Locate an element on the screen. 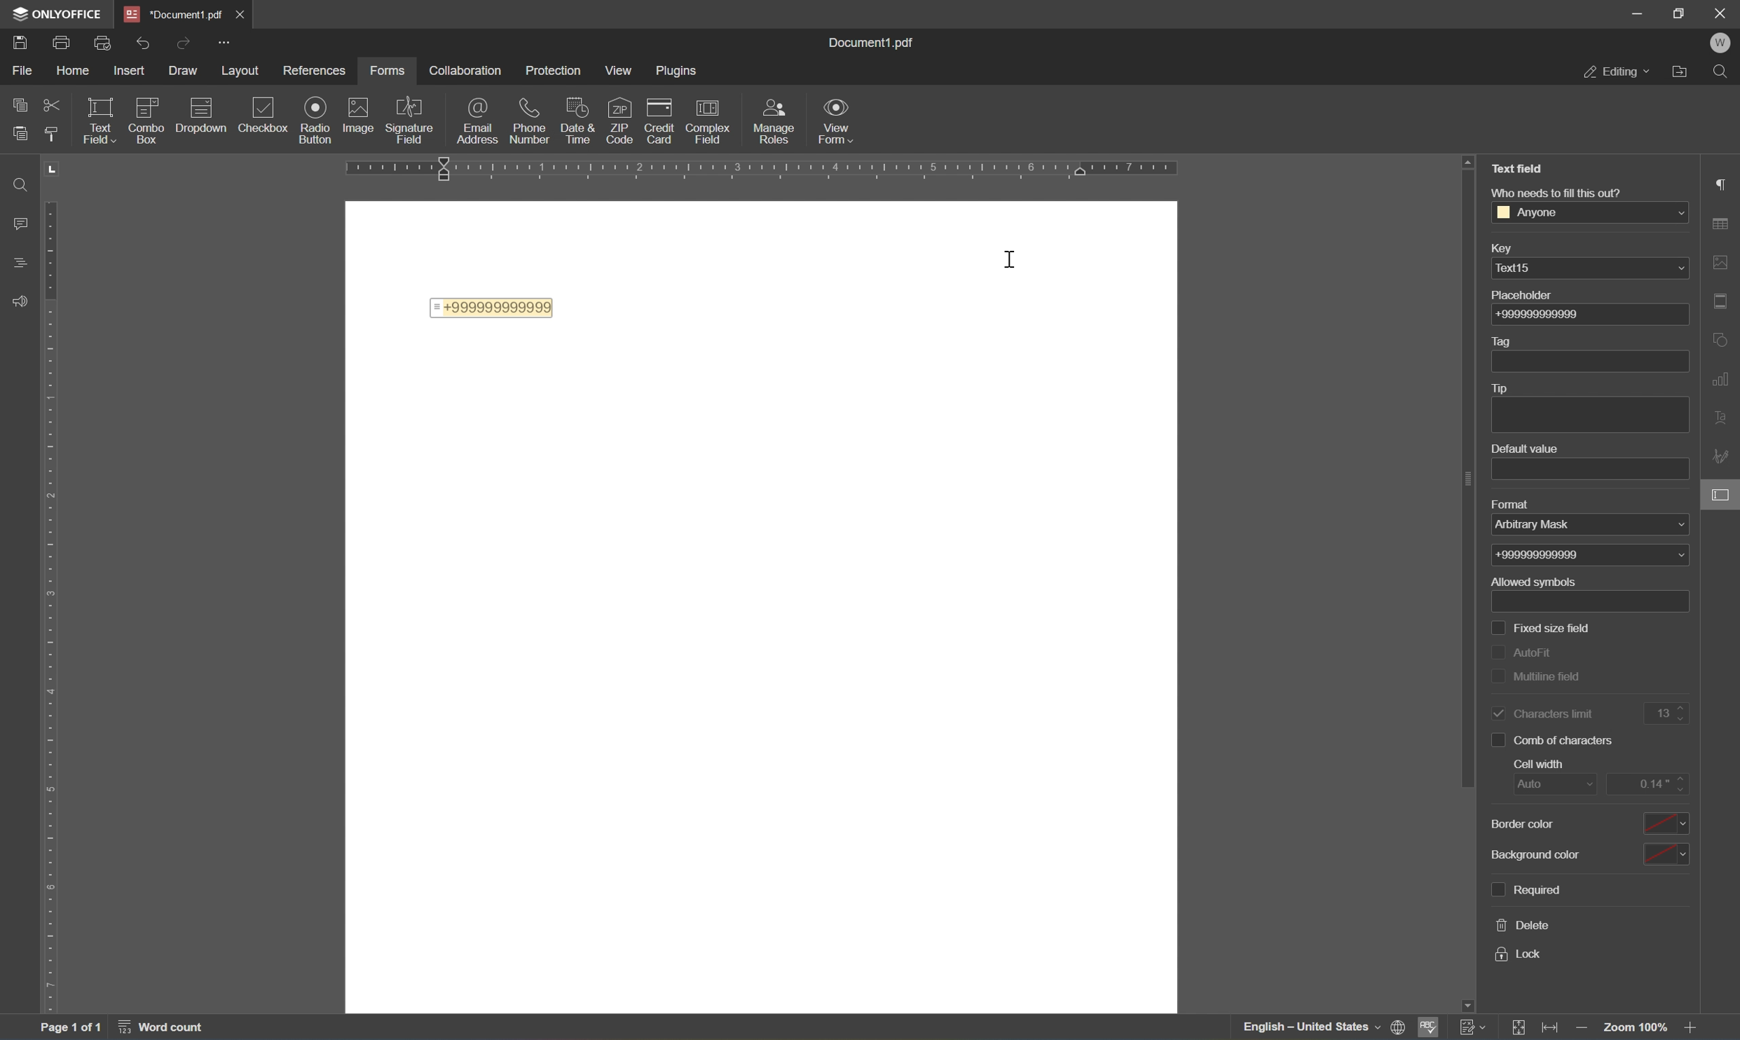 This screenshot has width=1740, height=1040. paragraph settings is located at coordinates (1720, 182).